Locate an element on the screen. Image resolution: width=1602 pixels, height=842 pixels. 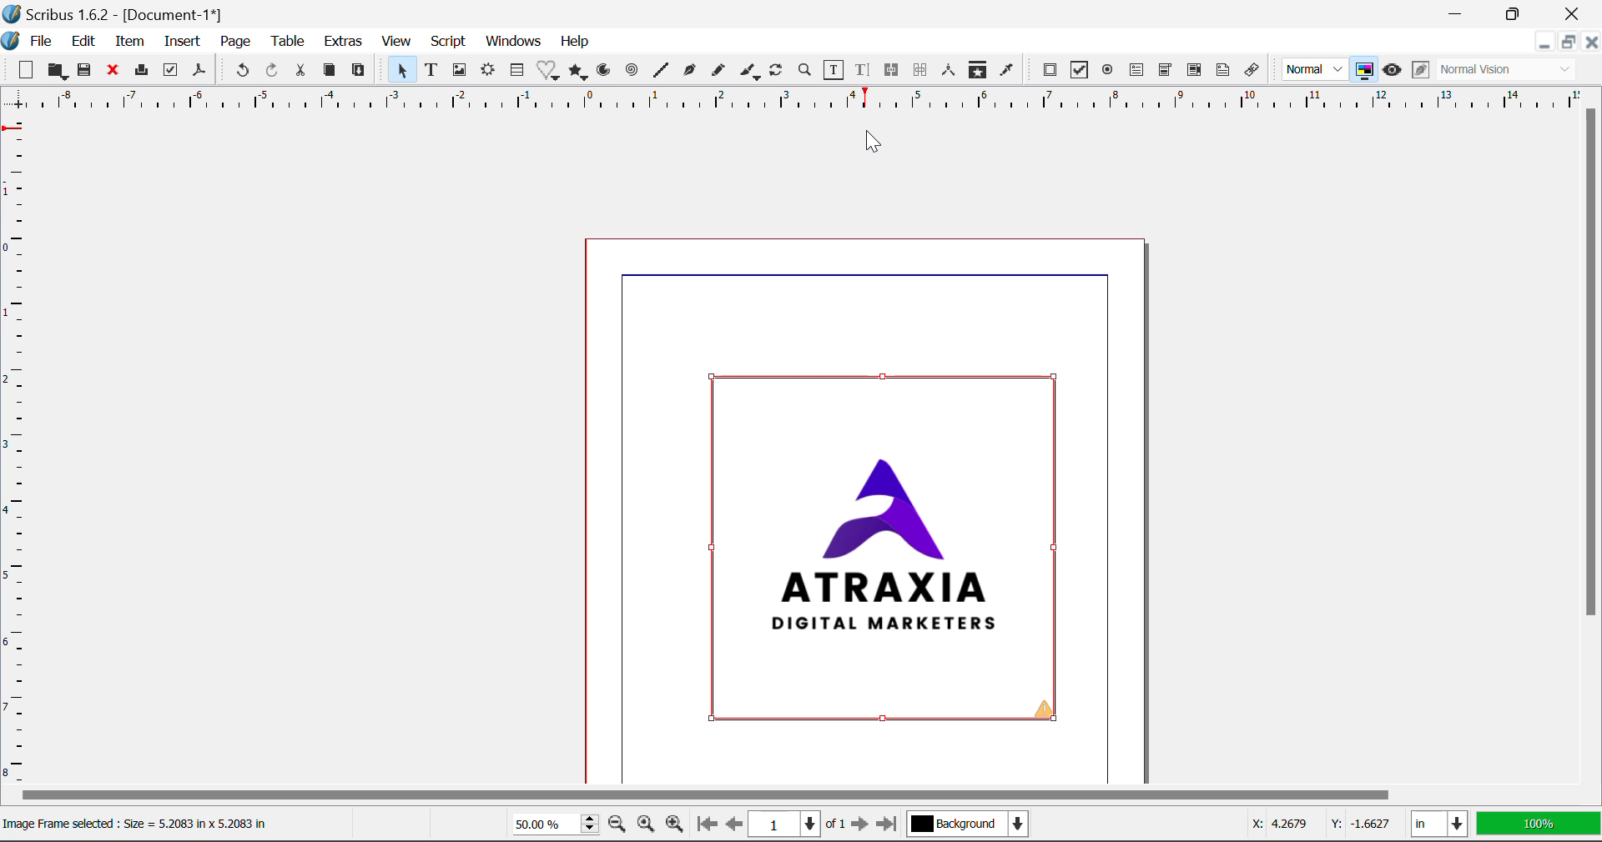
New is located at coordinates (25, 68).